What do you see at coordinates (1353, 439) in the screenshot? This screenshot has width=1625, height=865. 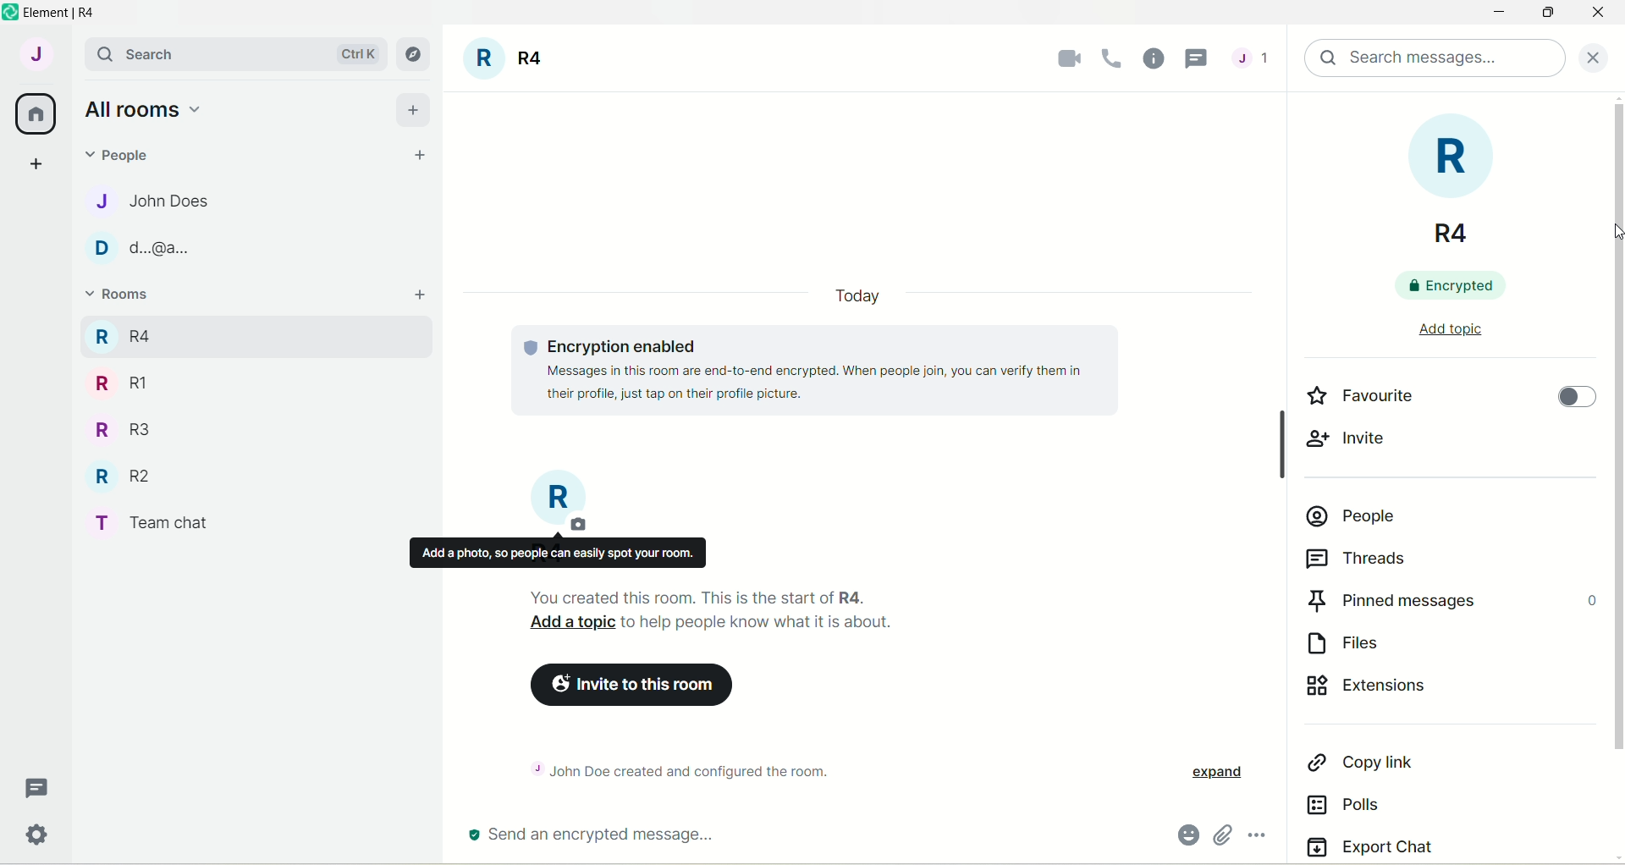 I see `invite` at bounding box center [1353, 439].